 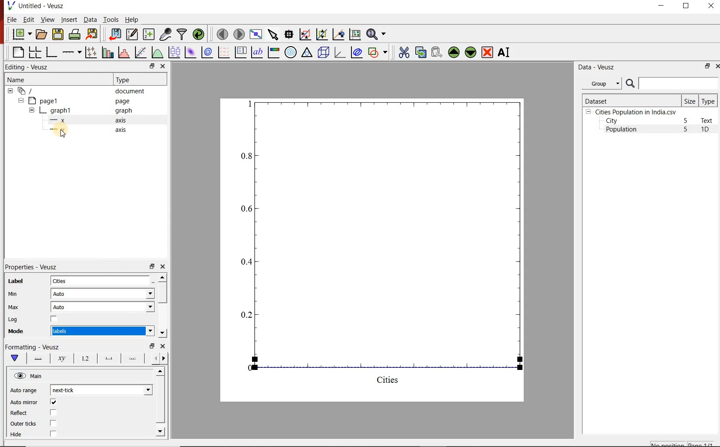 What do you see at coordinates (189, 51) in the screenshot?
I see `plot a 2d dataset as an image` at bounding box center [189, 51].